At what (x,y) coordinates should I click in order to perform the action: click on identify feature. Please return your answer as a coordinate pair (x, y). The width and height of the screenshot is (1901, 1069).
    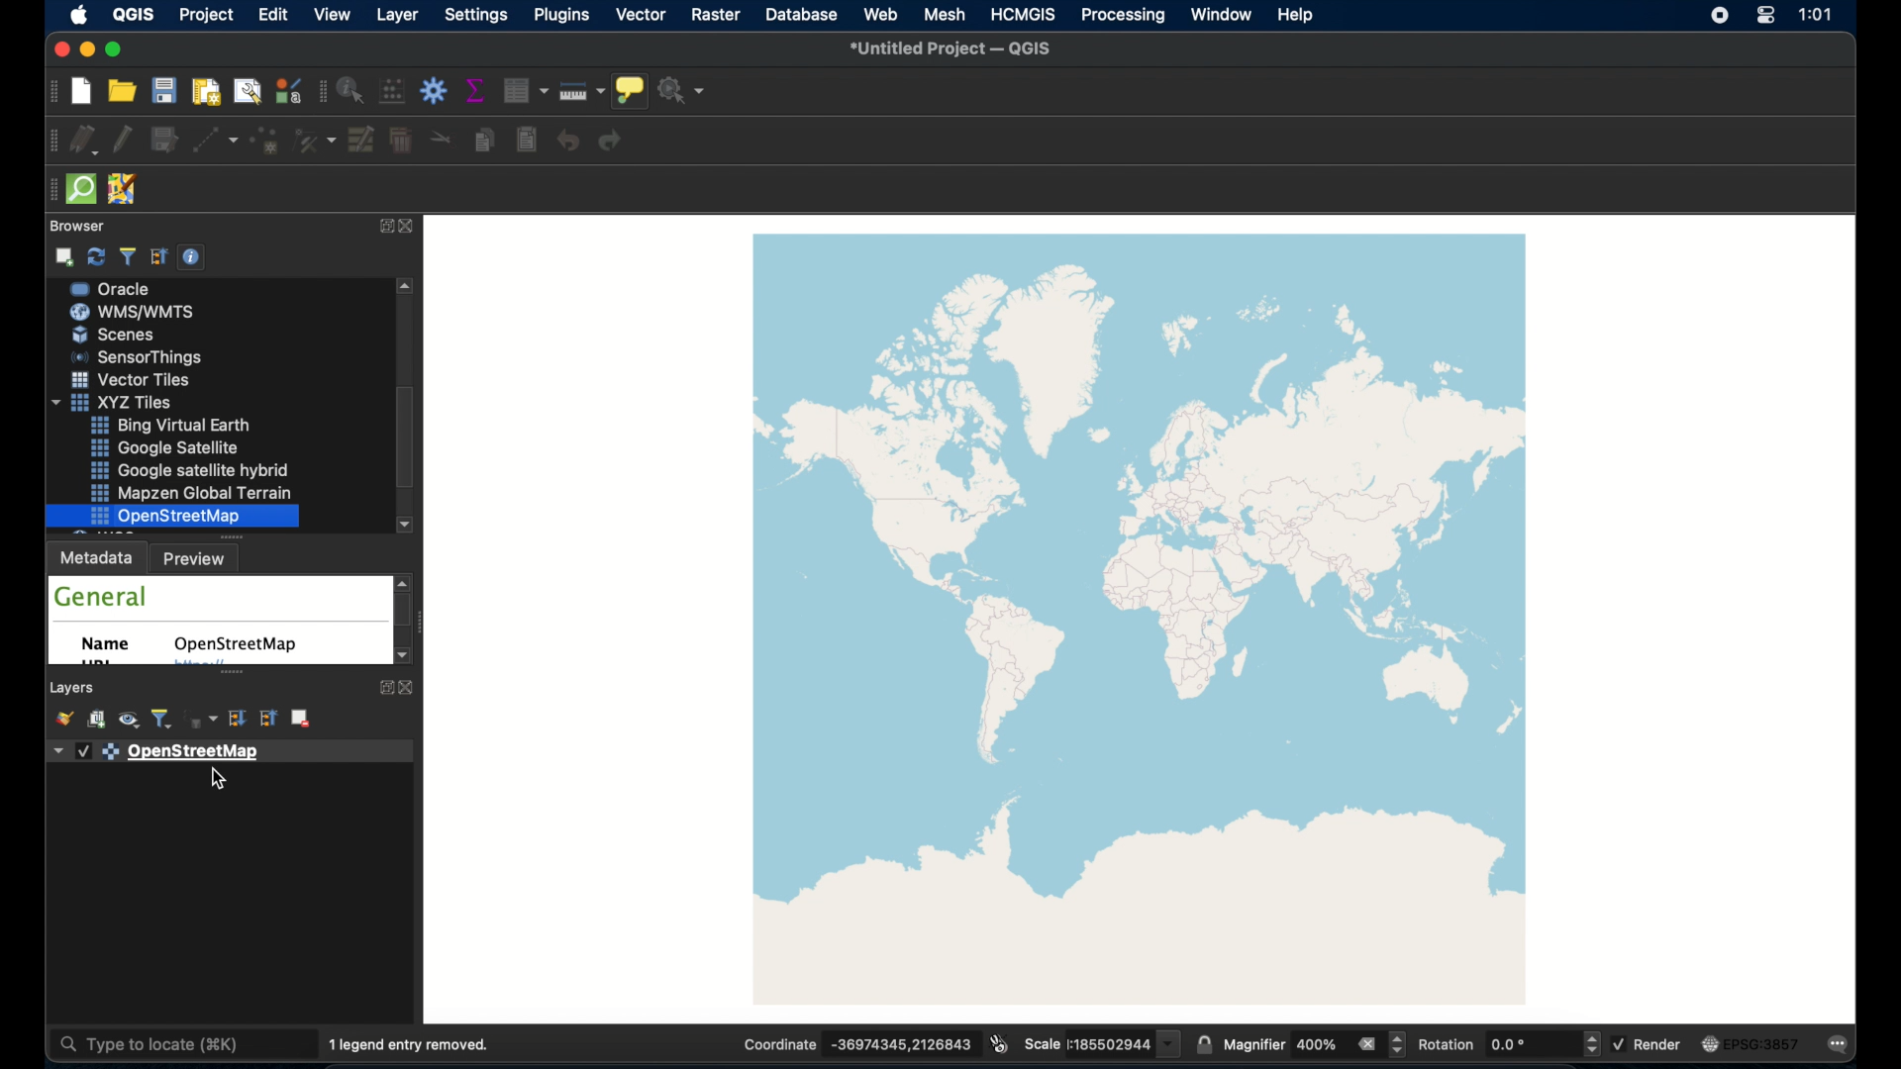
    Looking at the image, I should click on (350, 92).